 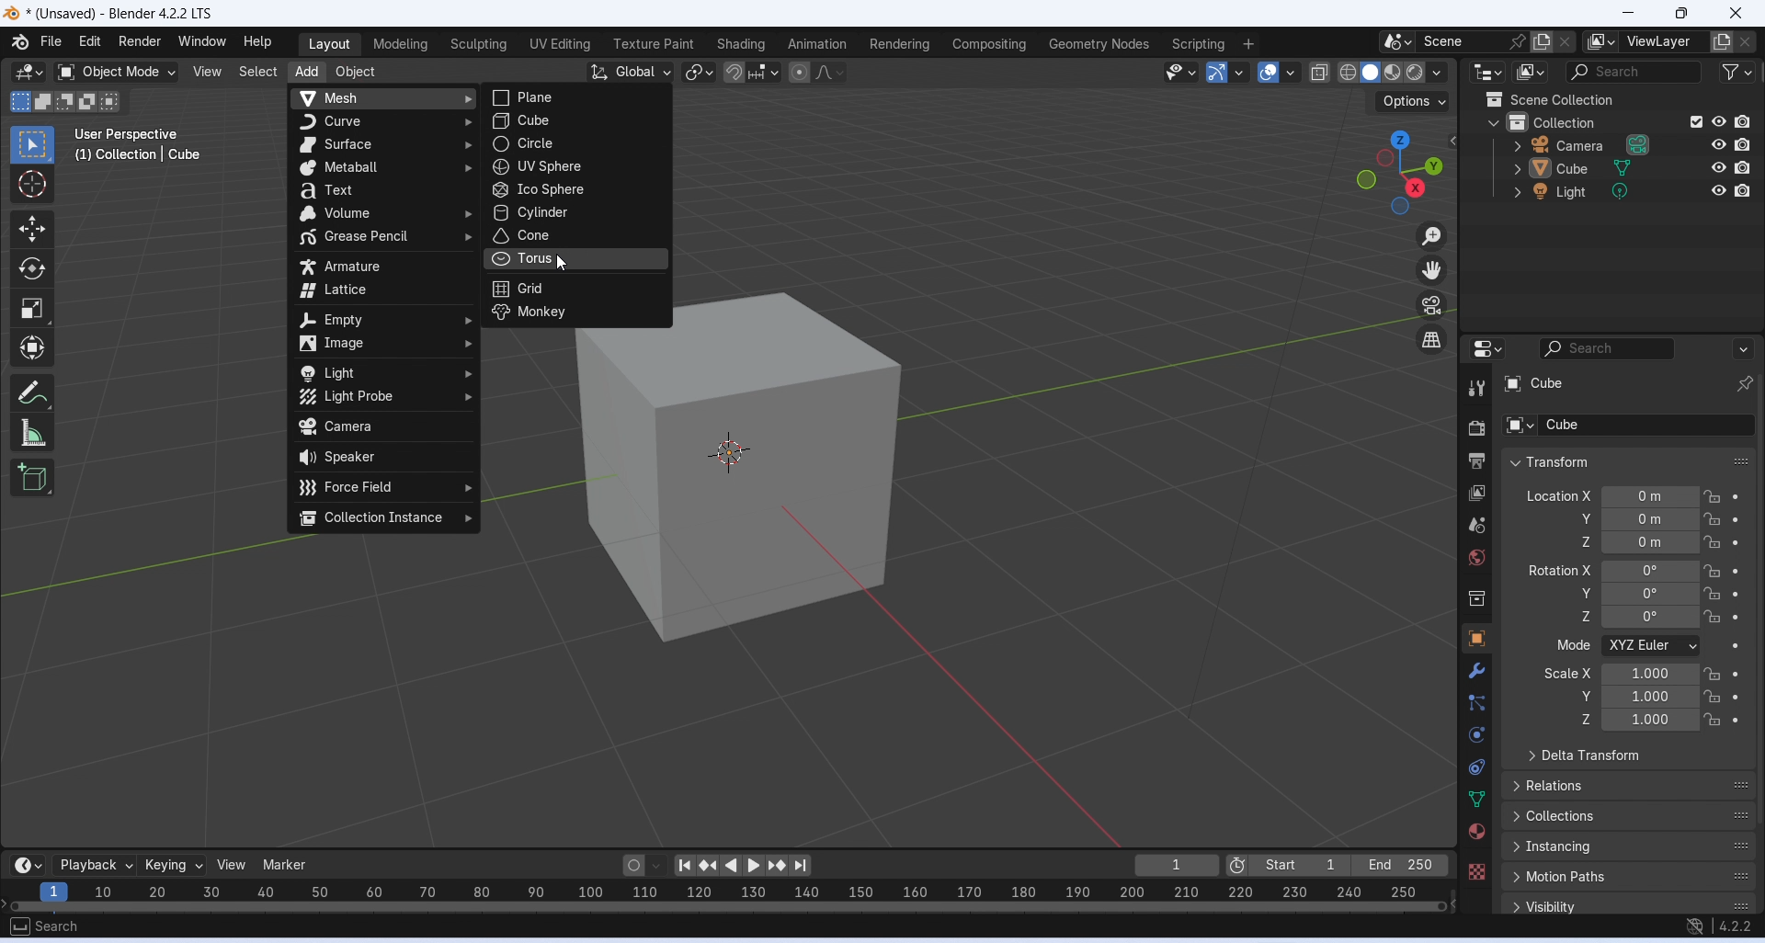 I want to click on 1, so click(x=1177, y=865).